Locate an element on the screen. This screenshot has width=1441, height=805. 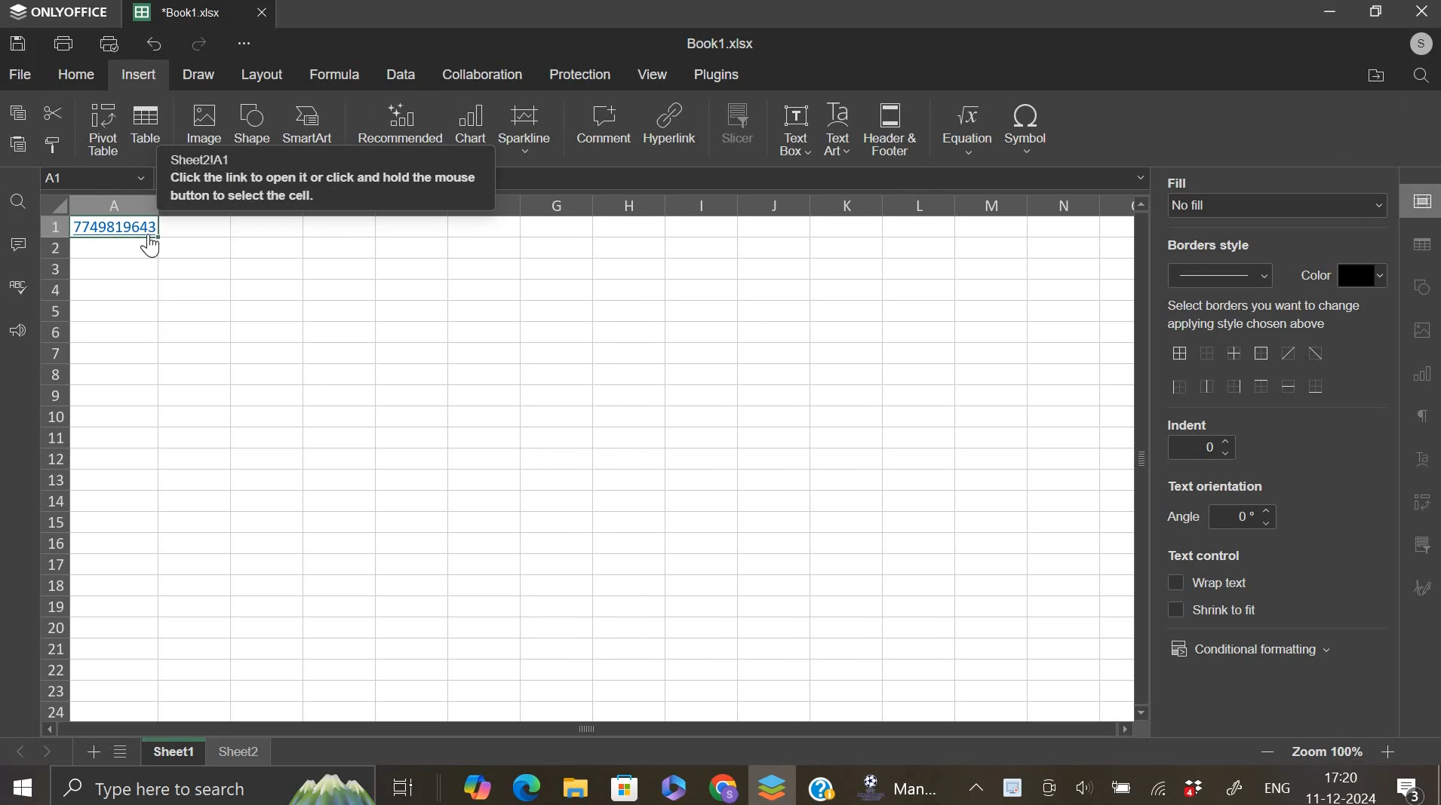
sparkline is located at coordinates (524, 127).